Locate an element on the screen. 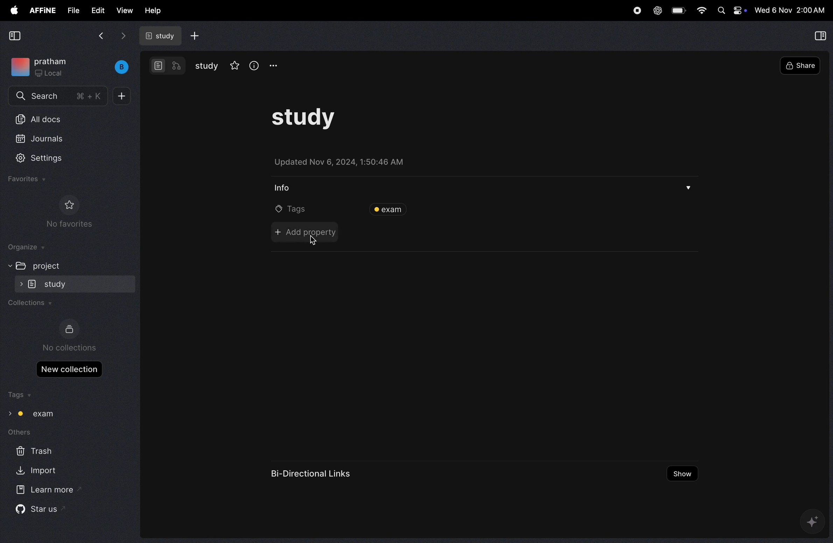 The image size is (833, 543). exam tags is located at coordinates (386, 209).